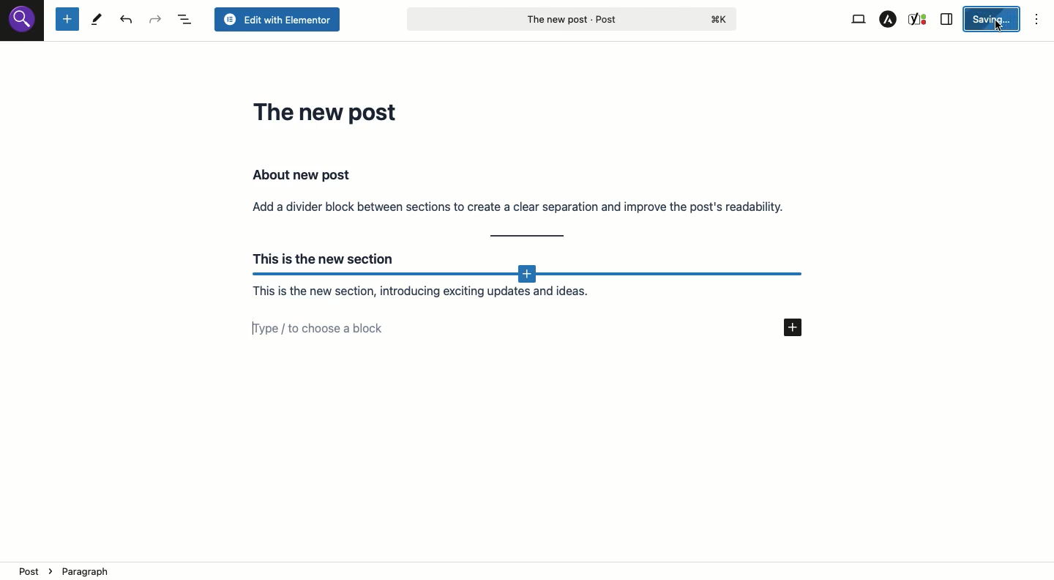 The image size is (1054, 580). I want to click on Location, so click(528, 570).